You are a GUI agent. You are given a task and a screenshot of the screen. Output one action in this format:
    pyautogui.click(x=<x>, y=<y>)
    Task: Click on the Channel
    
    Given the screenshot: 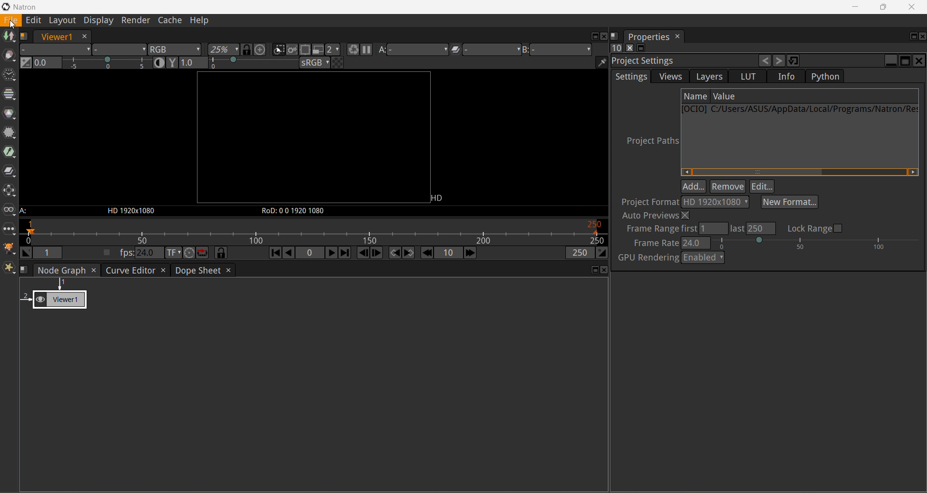 What is the action you would take?
    pyautogui.click(x=10, y=94)
    